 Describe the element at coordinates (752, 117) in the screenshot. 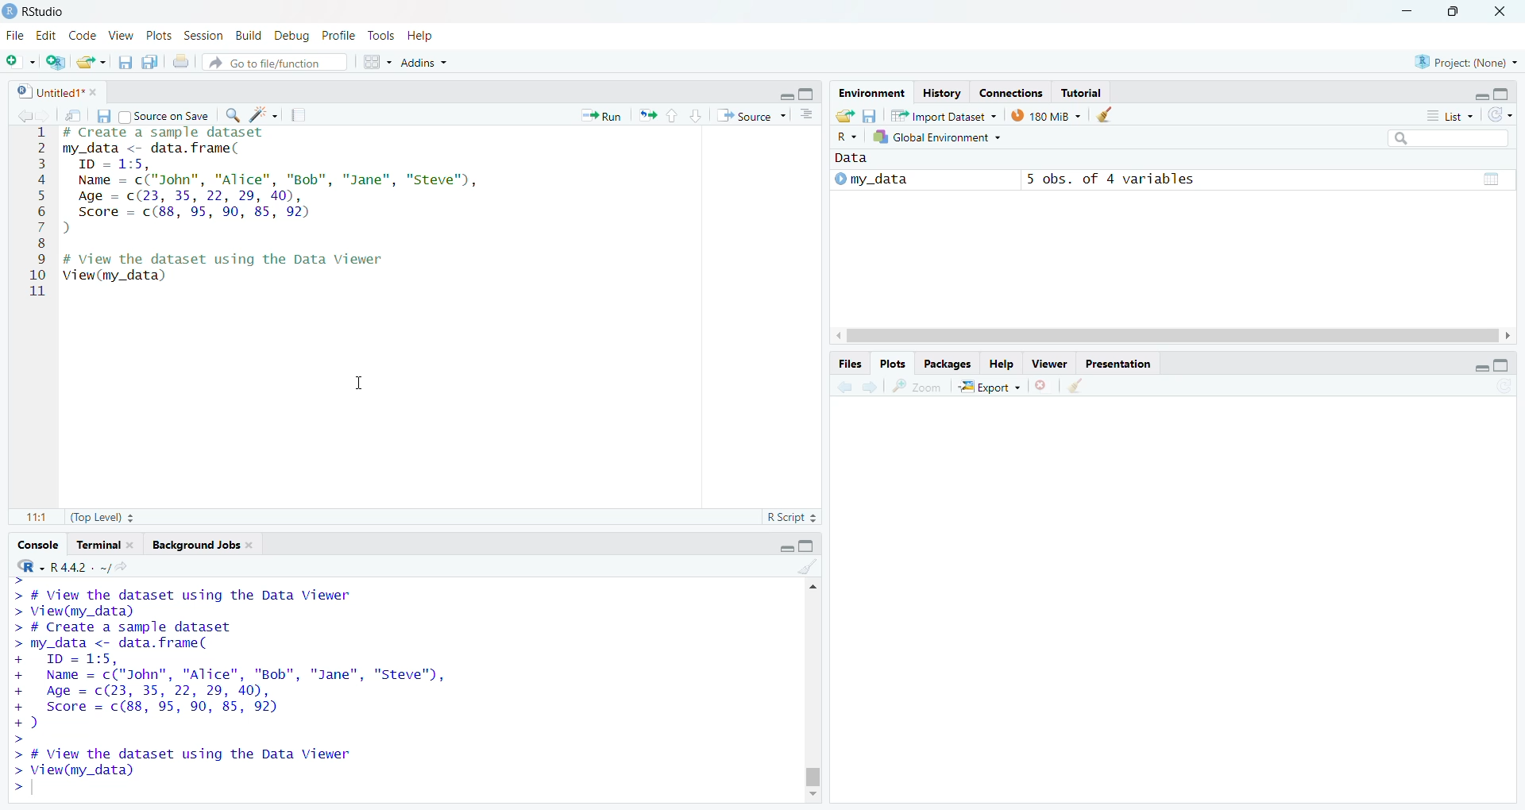

I see `Source` at that location.